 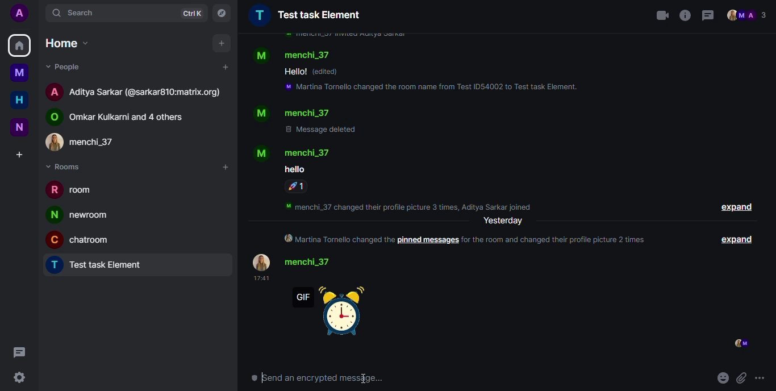 What do you see at coordinates (66, 67) in the screenshot?
I see `people drop down` at bounding box center [66, 67].